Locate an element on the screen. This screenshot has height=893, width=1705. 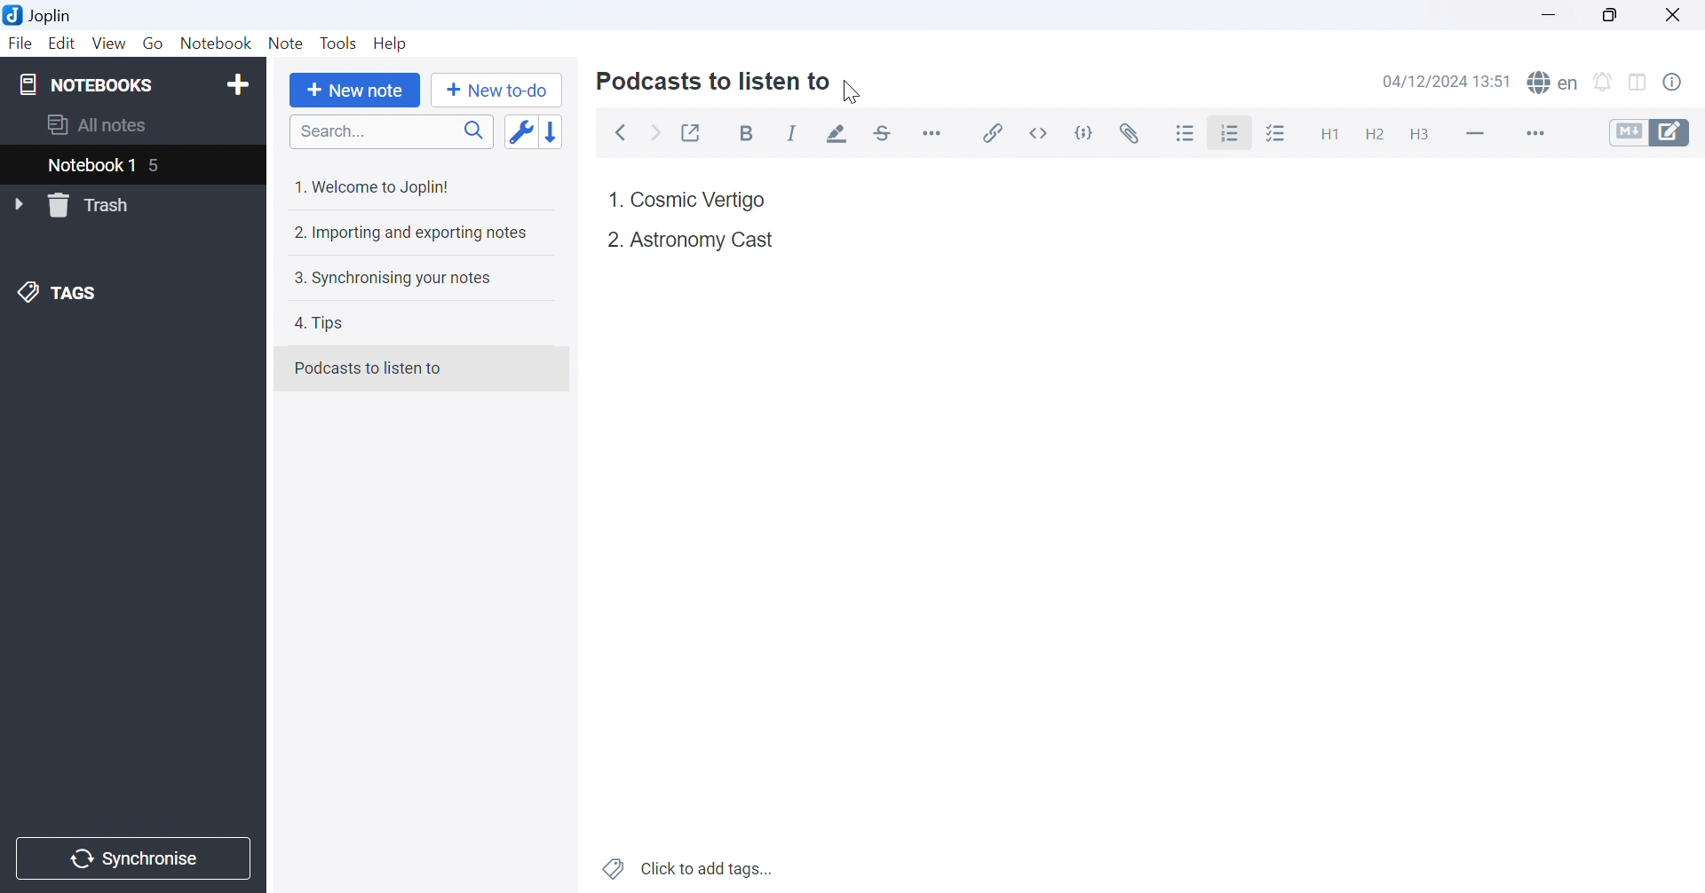
Back is located at coordinates (623, 134).